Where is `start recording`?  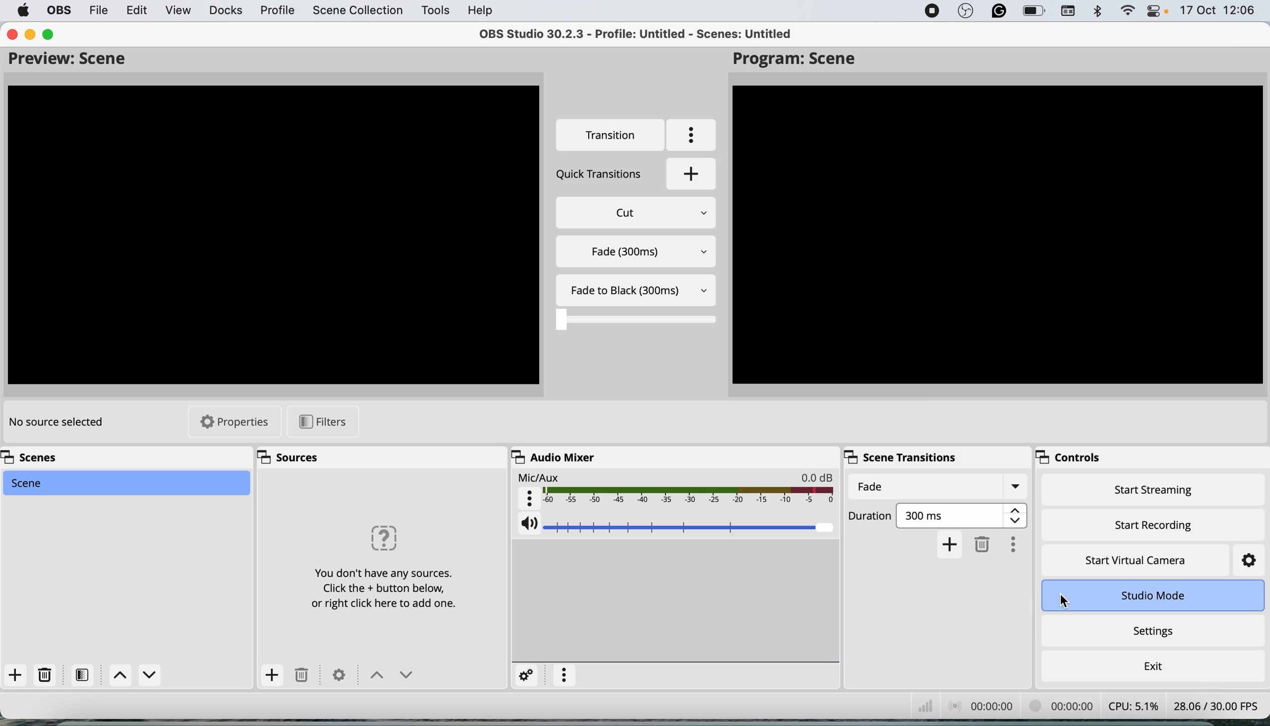
start recording is located at coordinates (1151, 524).